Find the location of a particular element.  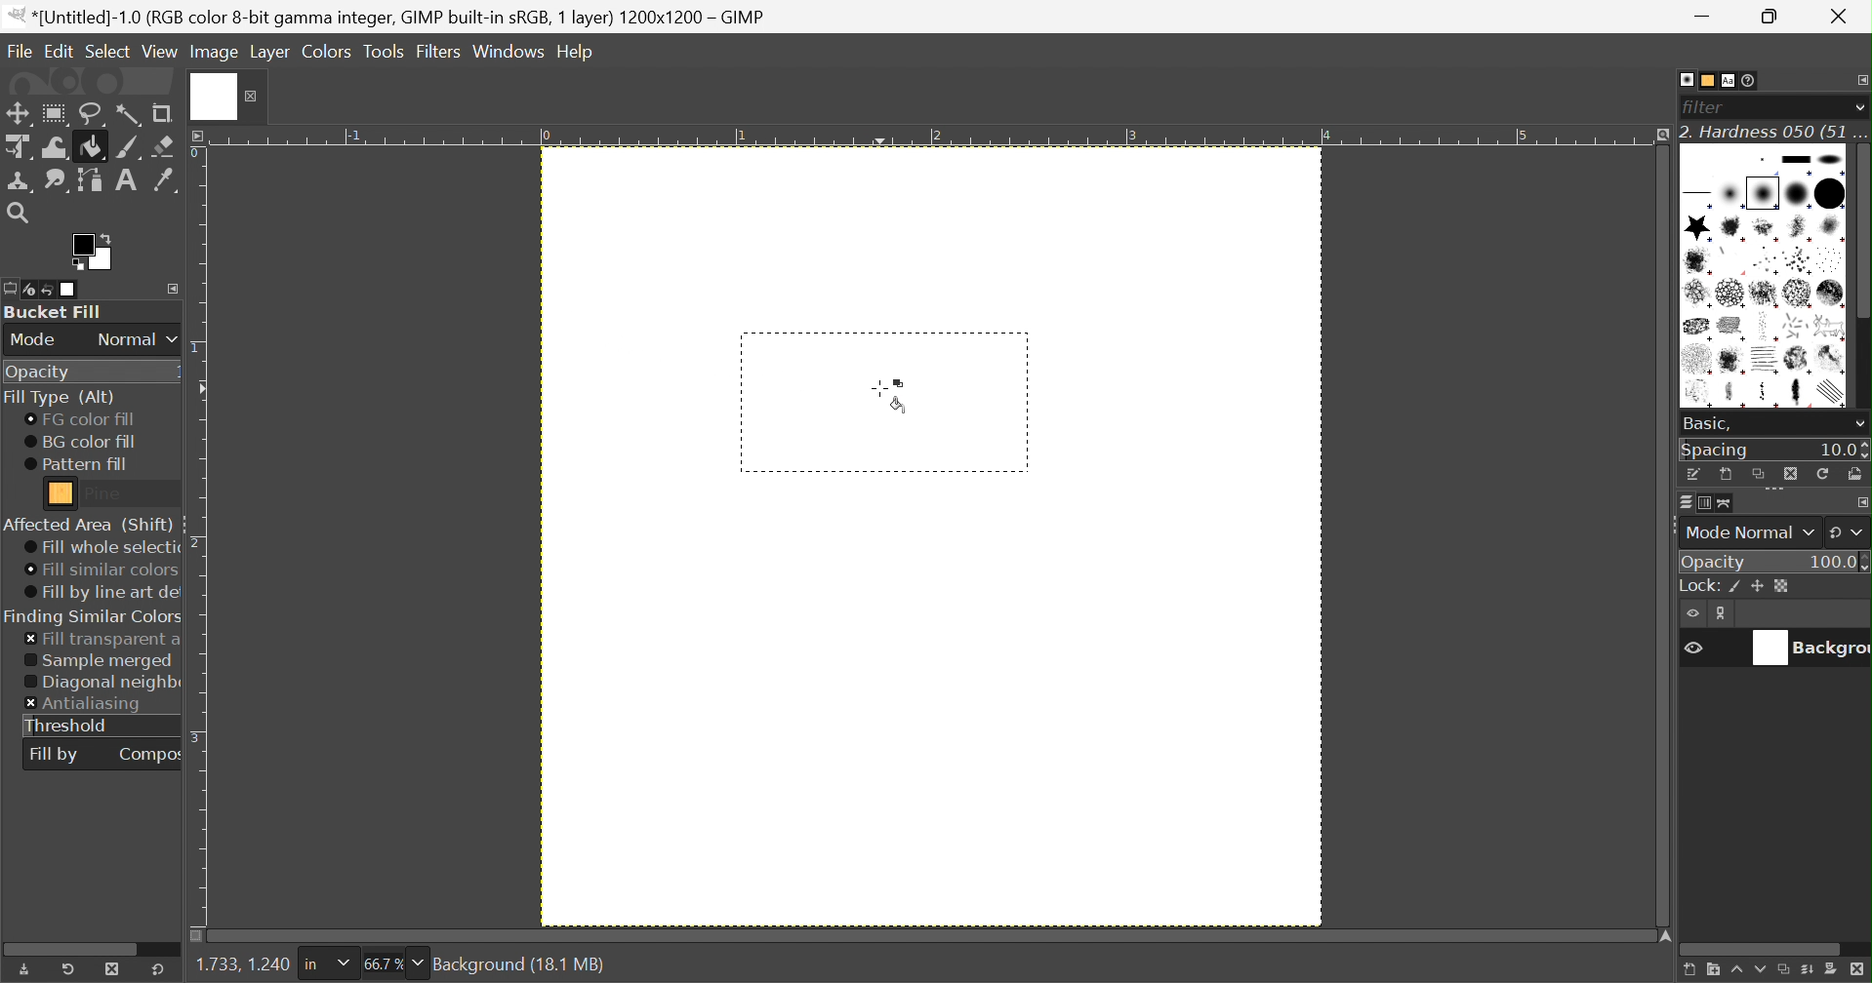

Oils is located at coordinates (1699, 393).